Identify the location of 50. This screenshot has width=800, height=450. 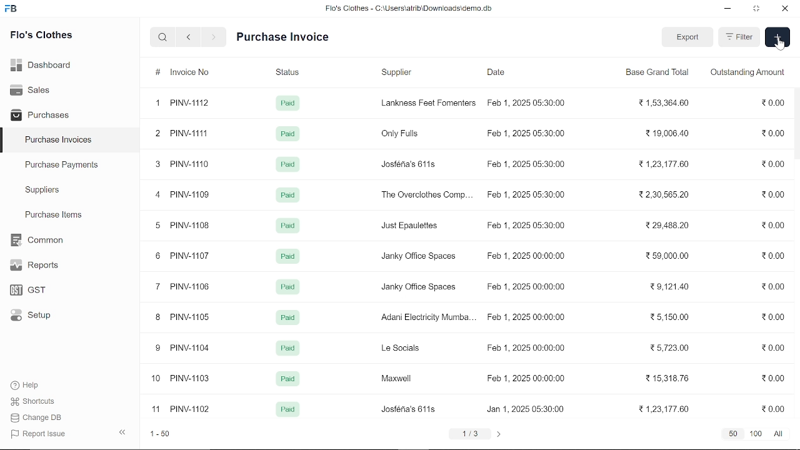
(732, 434).